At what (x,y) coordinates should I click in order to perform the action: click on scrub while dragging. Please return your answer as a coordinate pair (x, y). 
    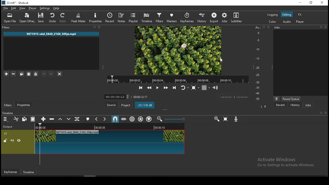
    Looking at the image, I should click on (124, 119).